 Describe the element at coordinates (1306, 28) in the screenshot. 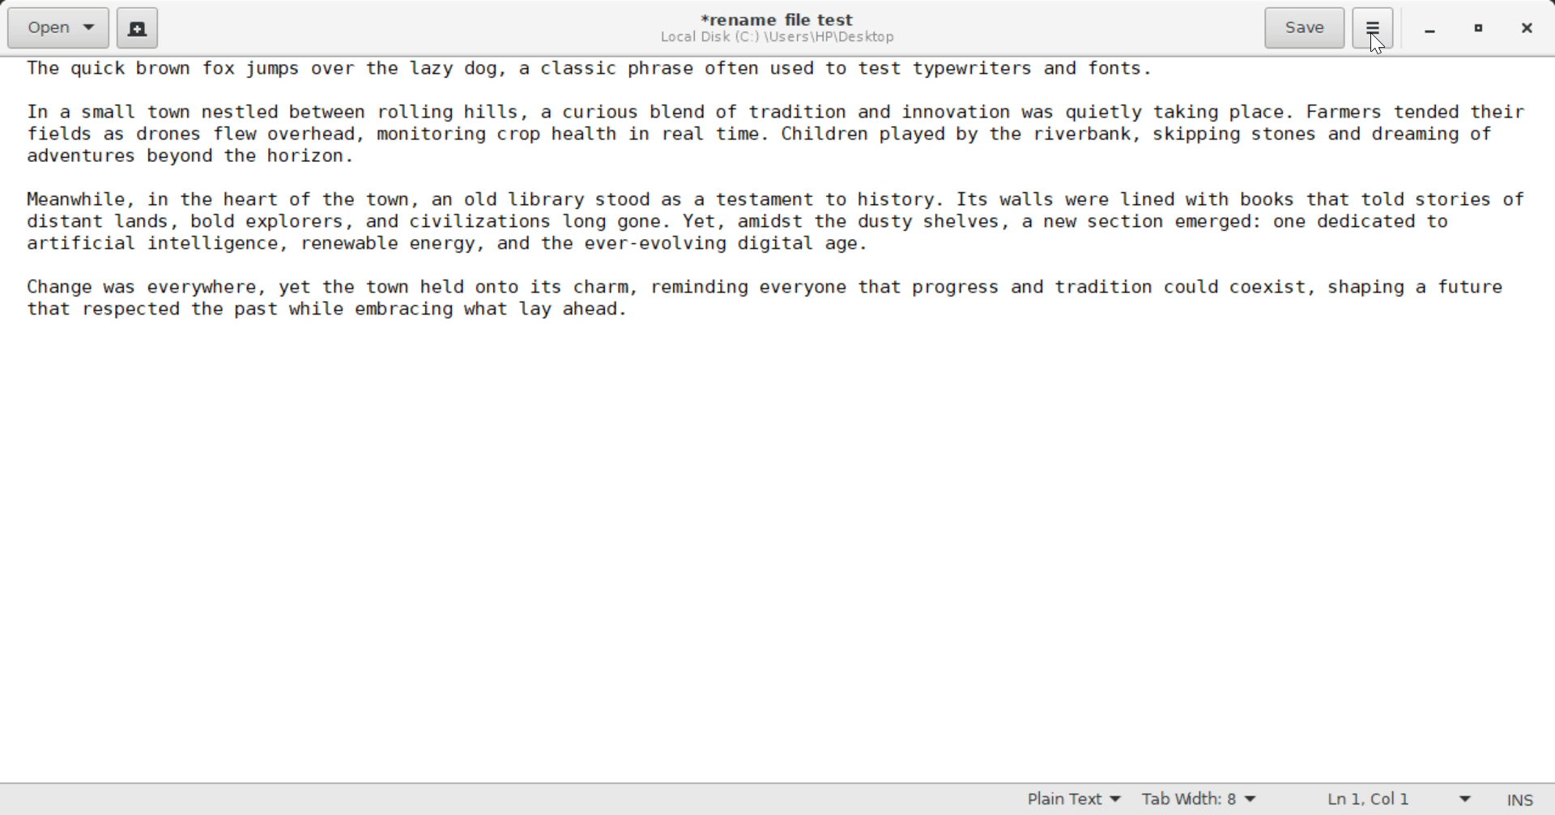

I see `Save` at that location.